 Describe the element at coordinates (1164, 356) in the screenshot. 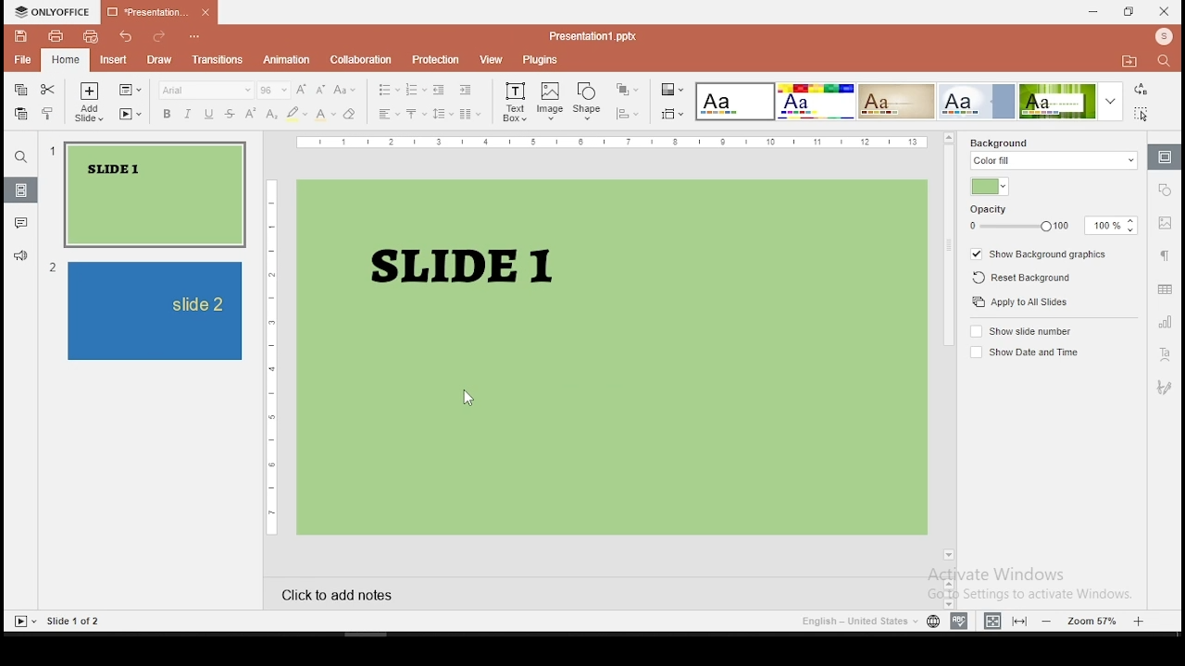

I see `text art settings` at that location.